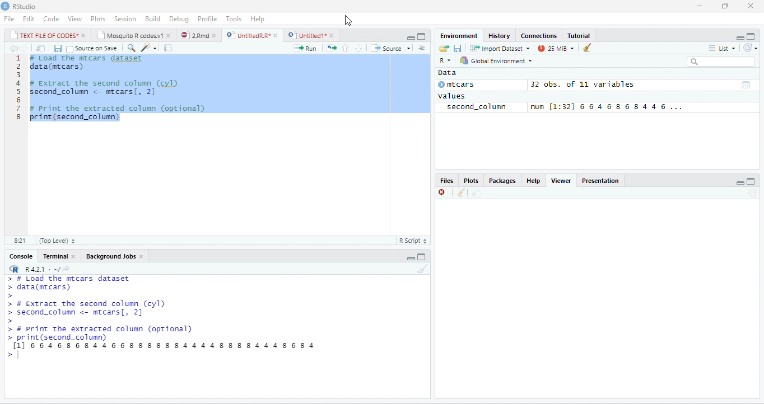  I want to click on compile report, so click(167, 48).